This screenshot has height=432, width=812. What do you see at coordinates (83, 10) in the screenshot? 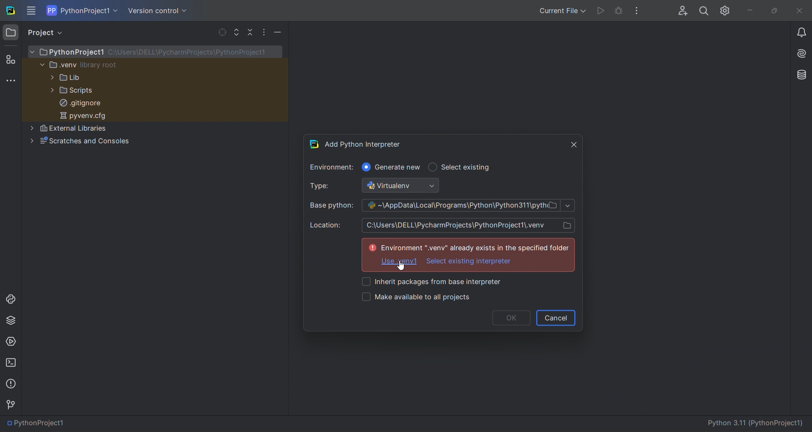
I see `current project` at bounding box center [83, 10].